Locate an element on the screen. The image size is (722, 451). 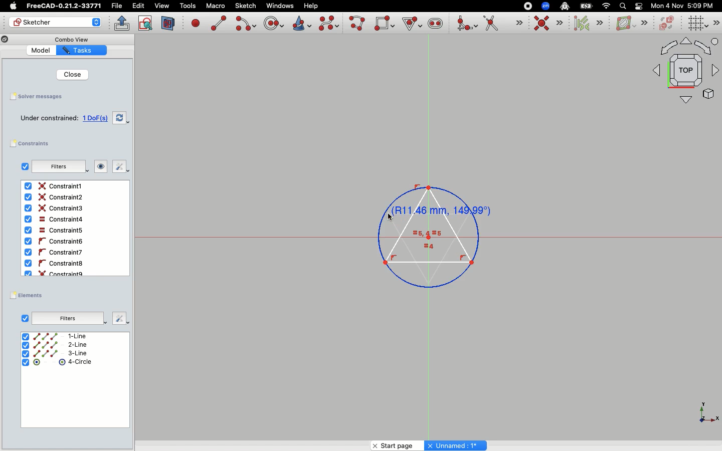
Create line is located at coordinates (219, 23).